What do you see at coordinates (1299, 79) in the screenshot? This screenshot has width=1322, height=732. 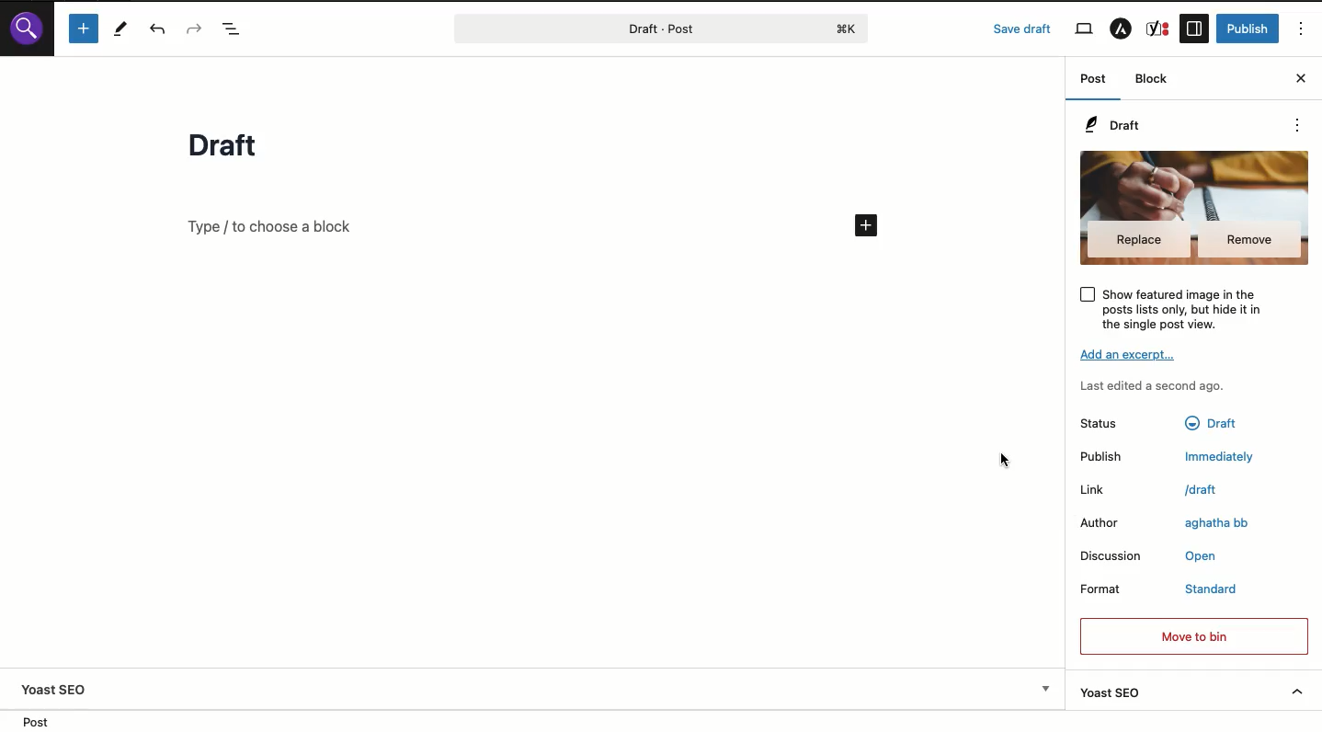 I see `Close` at bounding box center [1299, 79].